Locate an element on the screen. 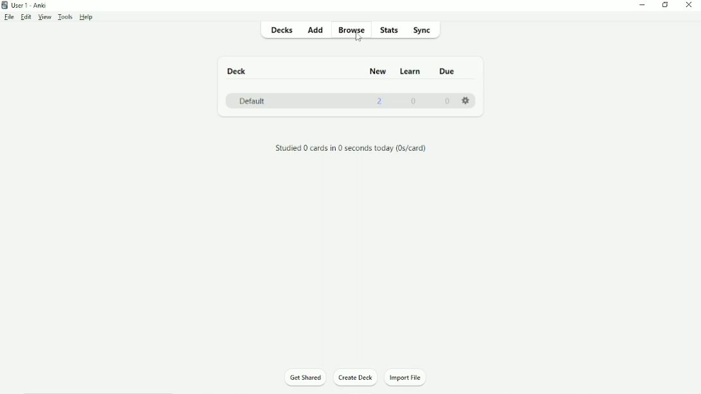 This screenshot has height=394, width=701. Learn is located at coordinates (411, 72).